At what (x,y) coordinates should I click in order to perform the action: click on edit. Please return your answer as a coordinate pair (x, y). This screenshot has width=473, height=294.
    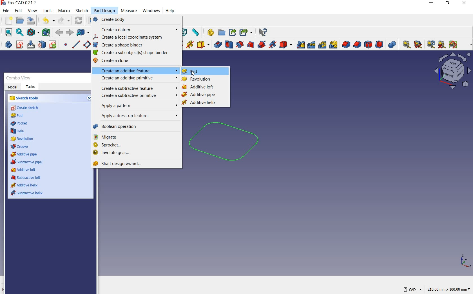
    Looking at the image, I should click on (19, 11).